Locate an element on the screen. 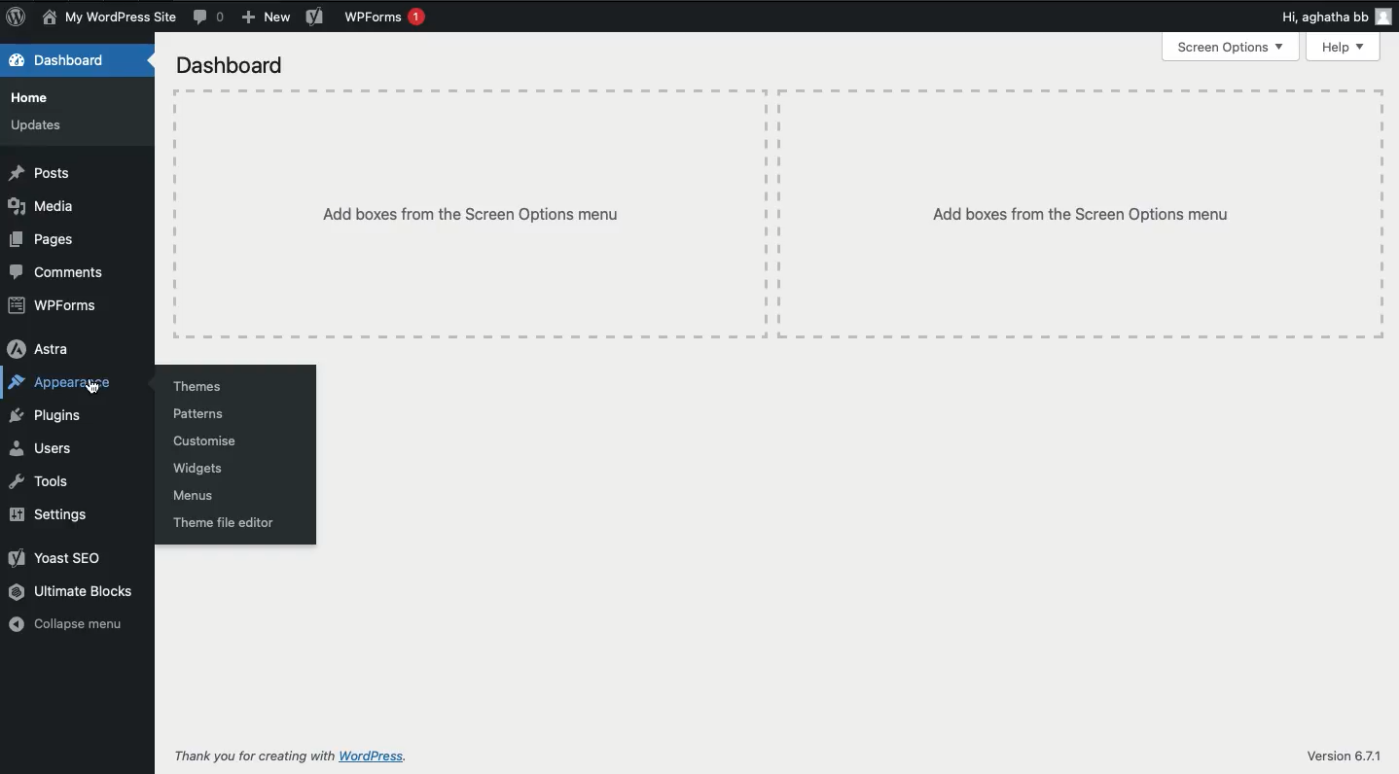  Theme file edits is located at coordinates (224, 522).